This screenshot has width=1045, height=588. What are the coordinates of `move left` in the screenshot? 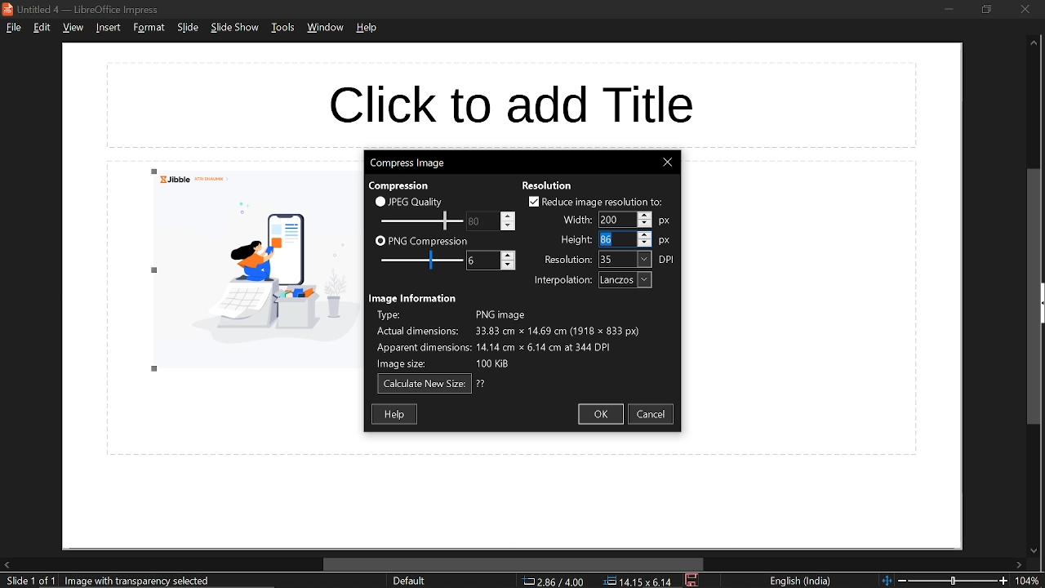 It's located at (7, 564).